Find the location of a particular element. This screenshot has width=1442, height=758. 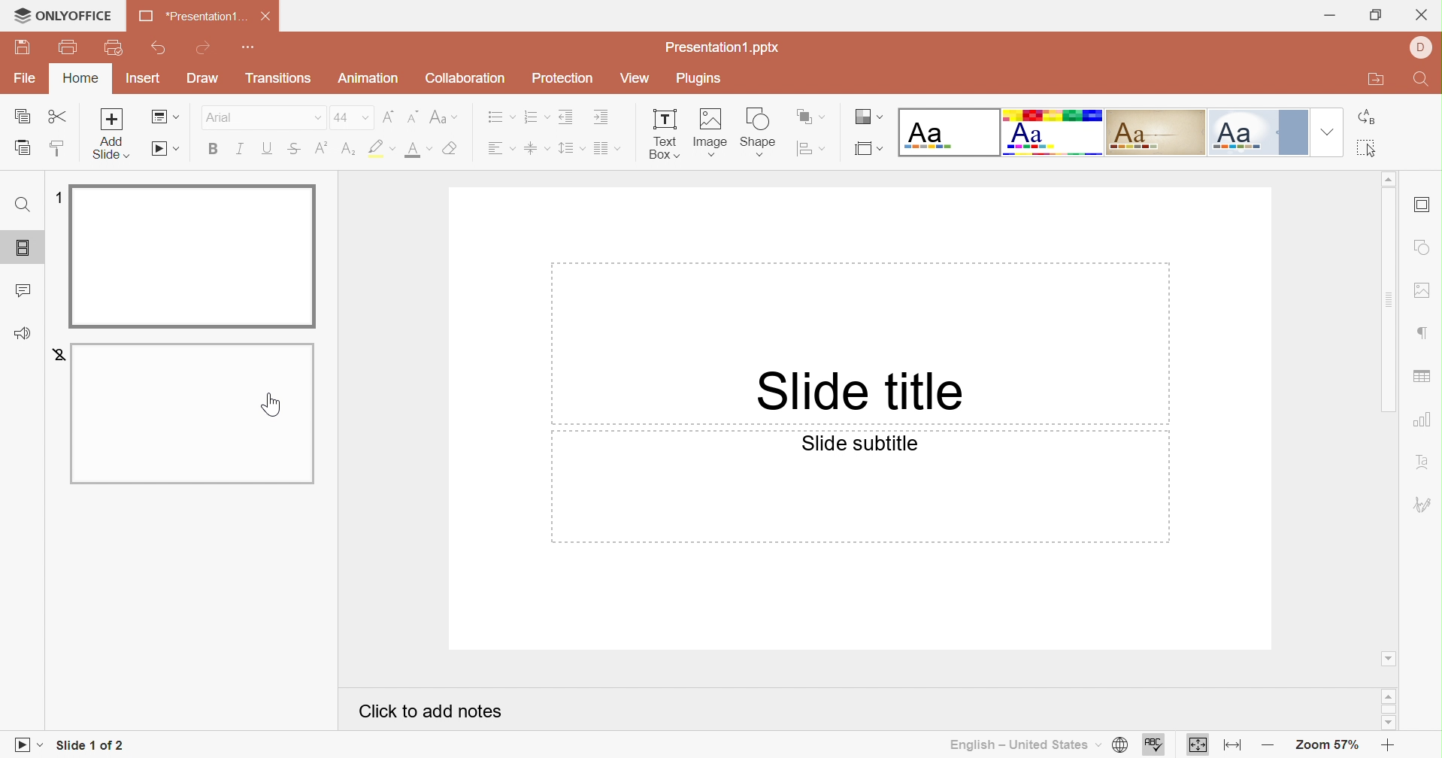

Save is located at coordinates (22, 46).